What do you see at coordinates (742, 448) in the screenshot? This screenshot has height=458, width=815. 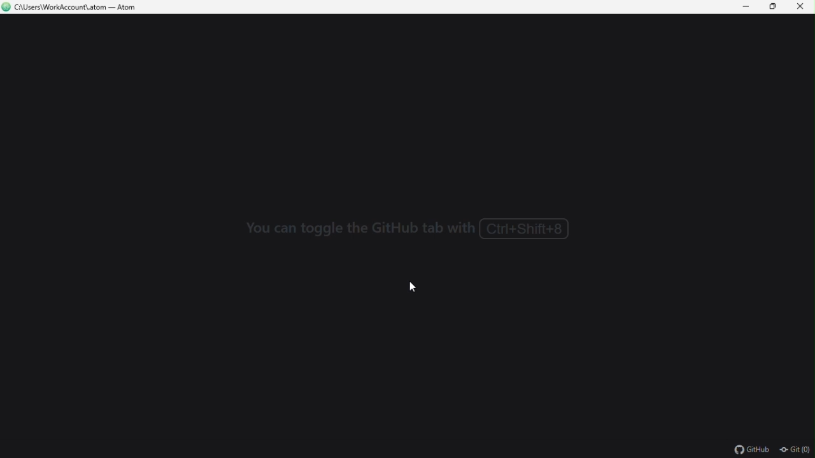 I see `GitHub` at bounding box center [742, 448].